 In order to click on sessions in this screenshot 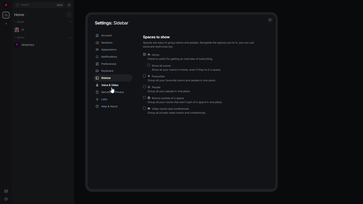, I will do `click(105, 43)`.